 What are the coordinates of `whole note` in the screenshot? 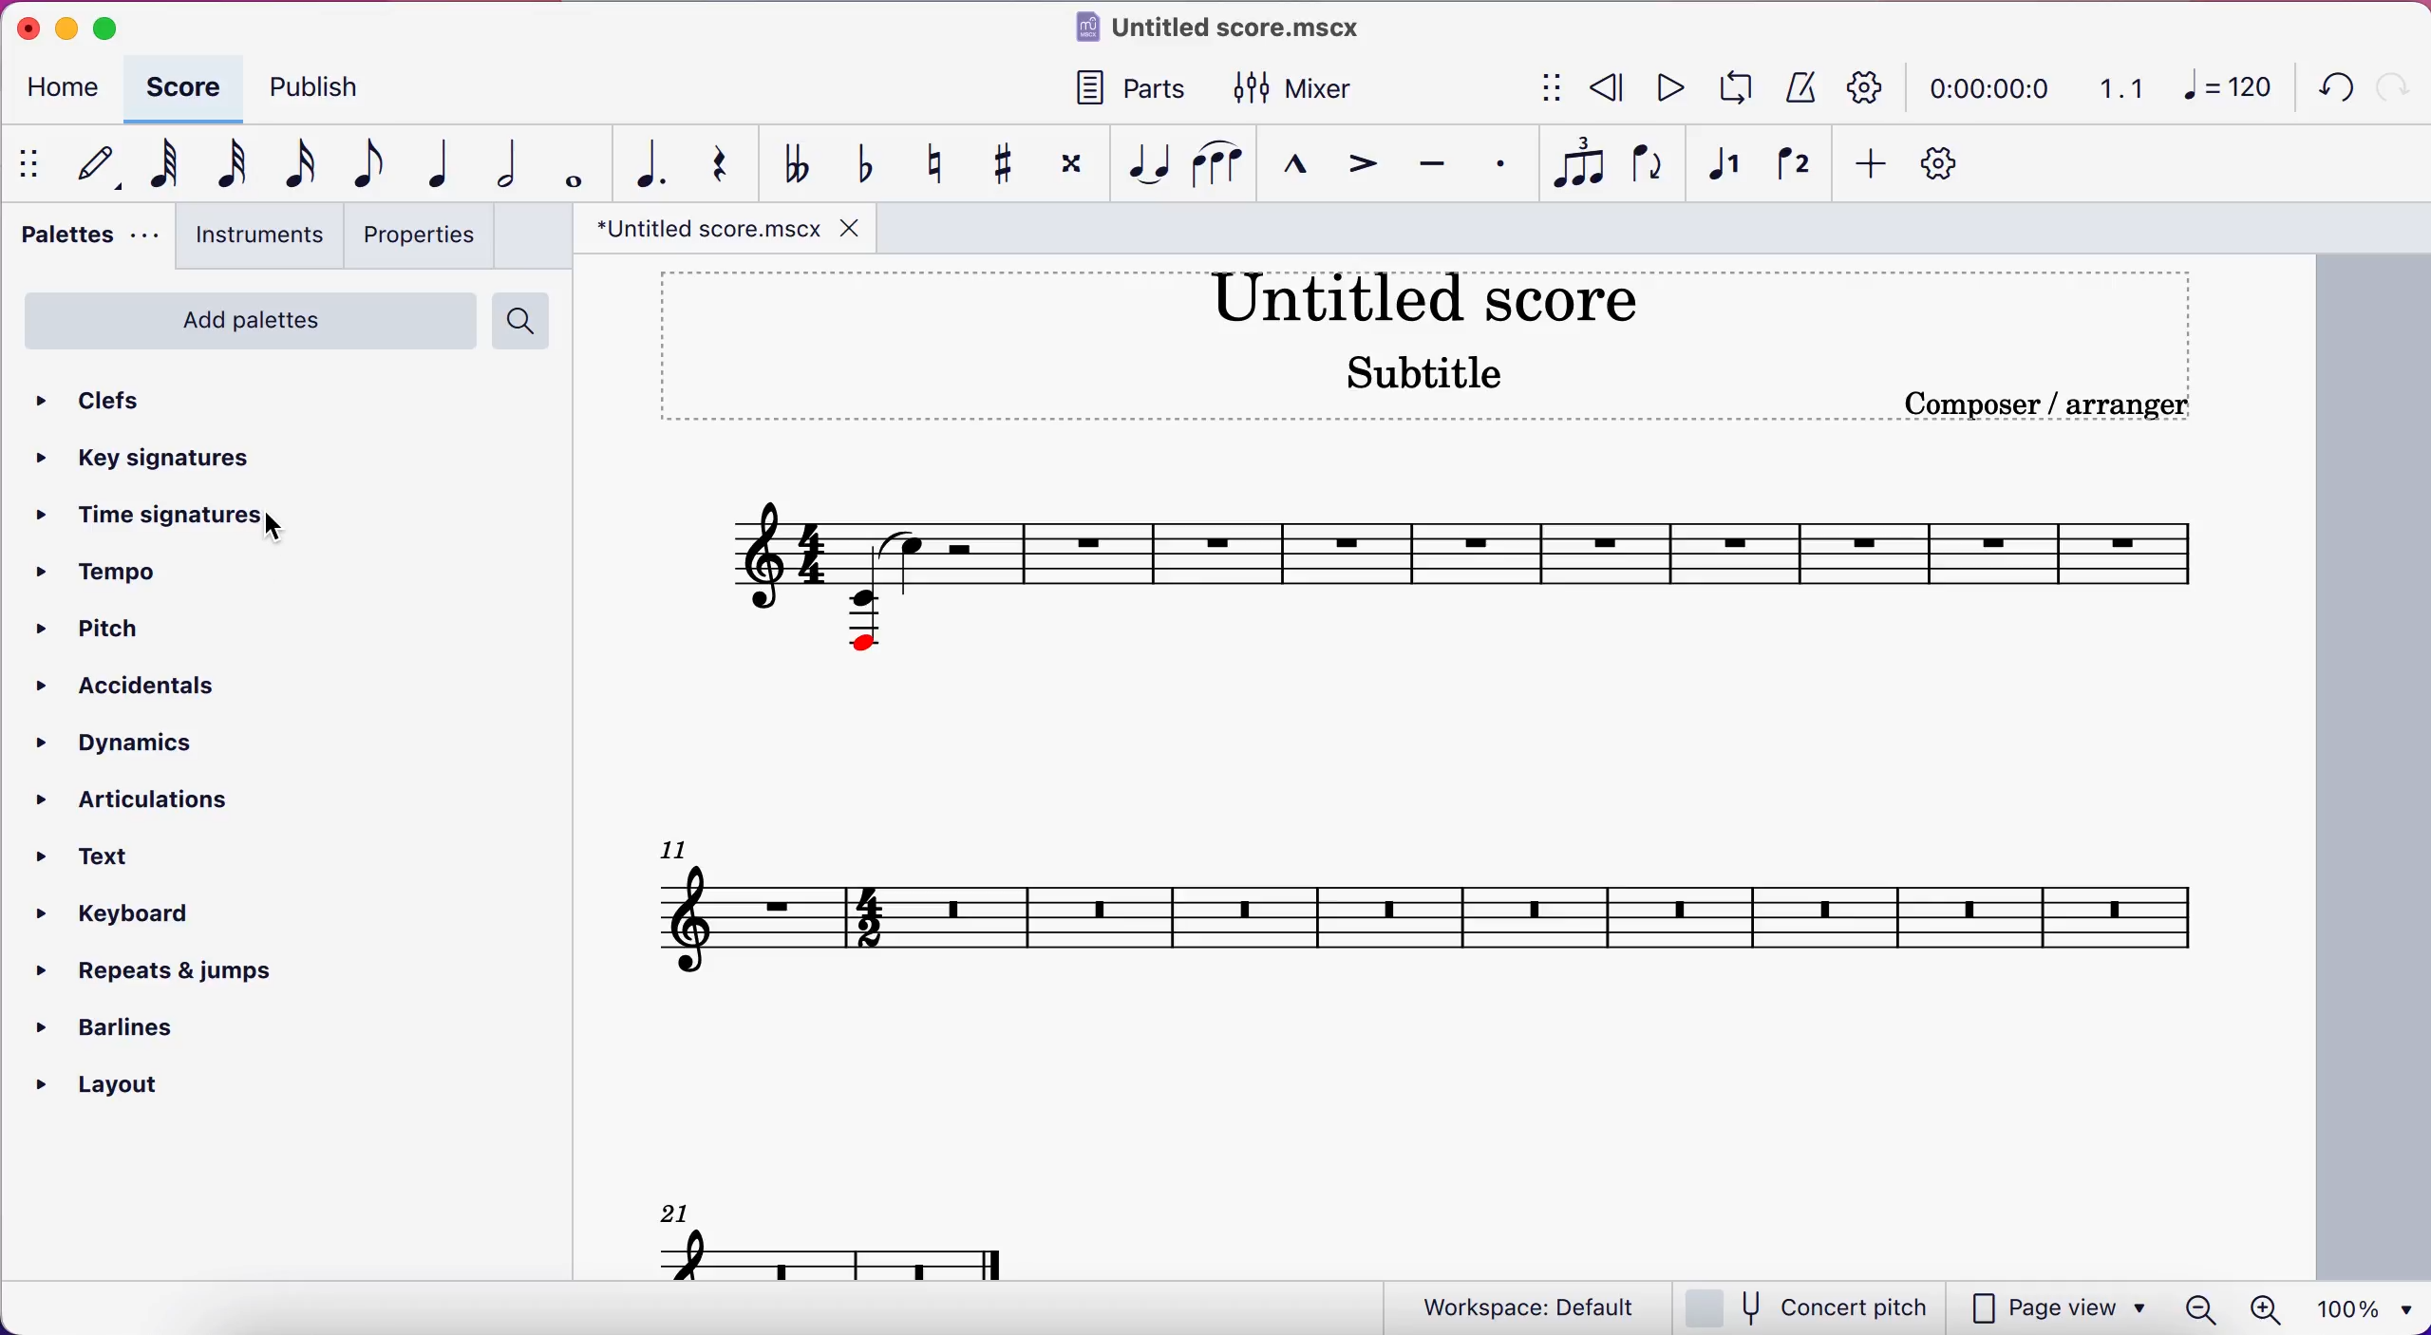 It's located at (559, 165).